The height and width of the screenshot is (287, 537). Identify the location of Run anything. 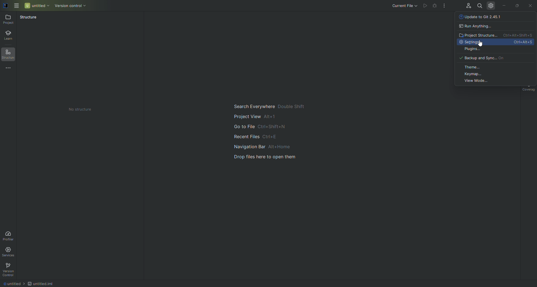
(495, 26).